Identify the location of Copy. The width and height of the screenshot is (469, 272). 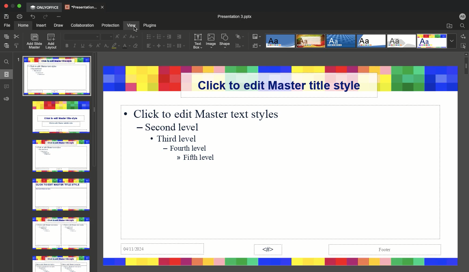
(6, 37).